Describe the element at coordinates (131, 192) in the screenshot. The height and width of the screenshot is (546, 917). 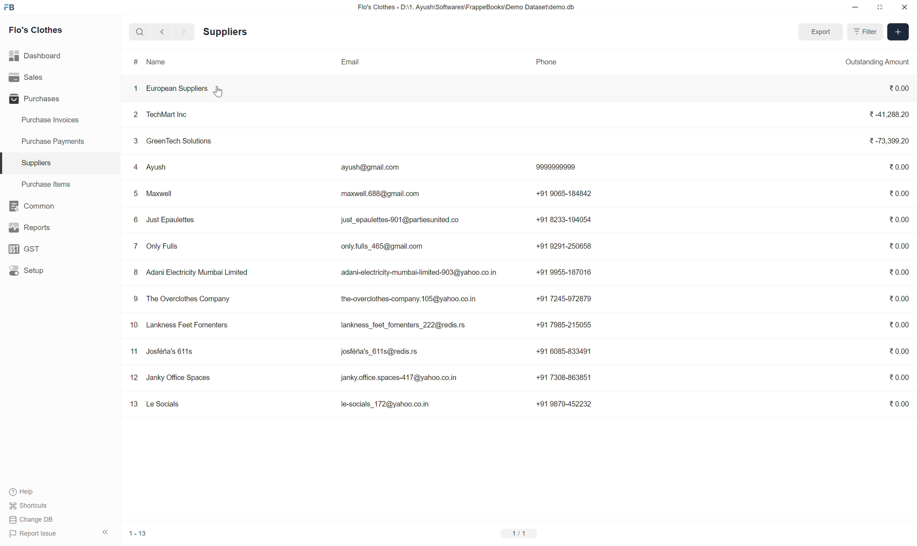
I see `5` at that location.